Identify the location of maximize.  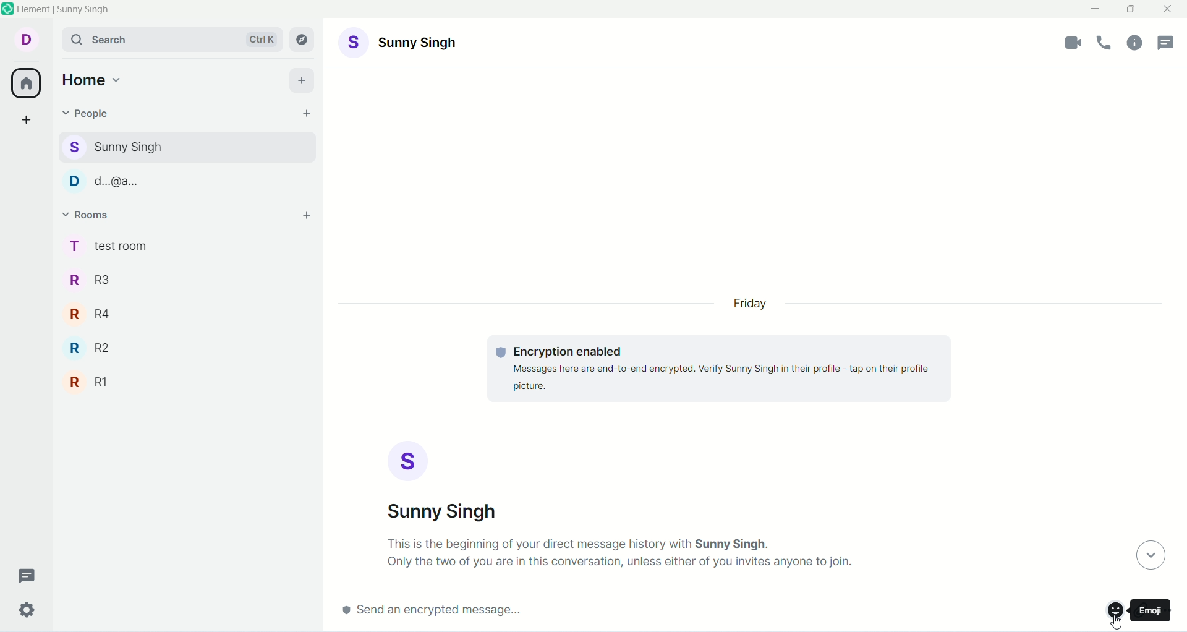
(1132, 8).